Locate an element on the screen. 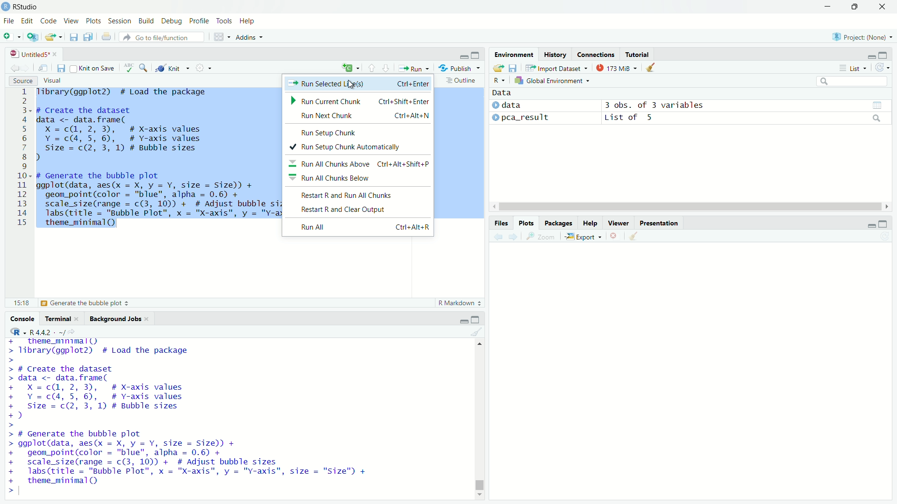  go to previous section is located at coordinates (372, 68).